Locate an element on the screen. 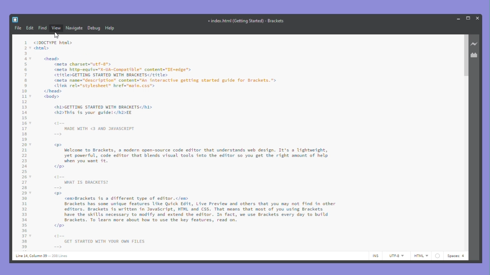 This screenshot has height=275, width=490. 12 is located at coordinates (24, 102).